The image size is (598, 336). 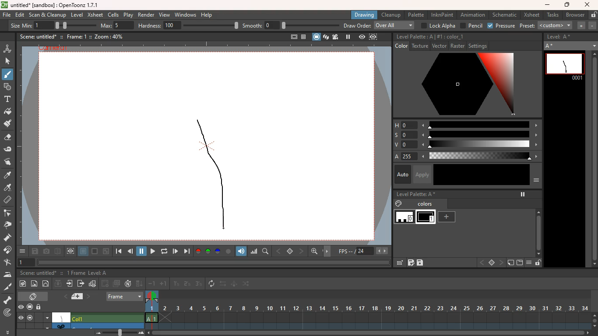 What do you see at coordinates (21, 318) in the screenshot?
I see `eye` at bounding box center [21, 318].